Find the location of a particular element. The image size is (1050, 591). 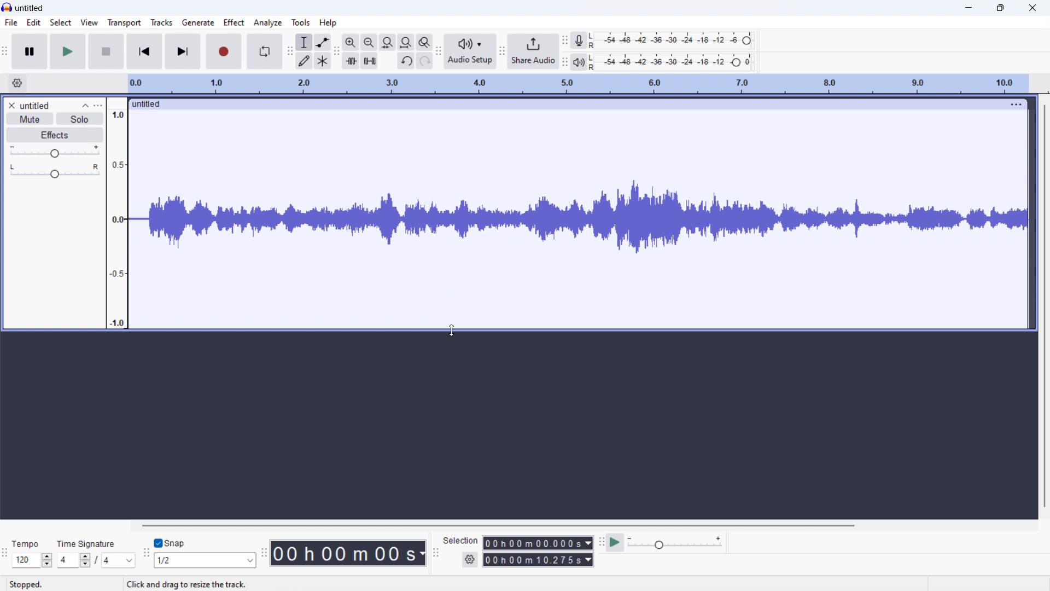

recording level is located at coordinates (674, 40).